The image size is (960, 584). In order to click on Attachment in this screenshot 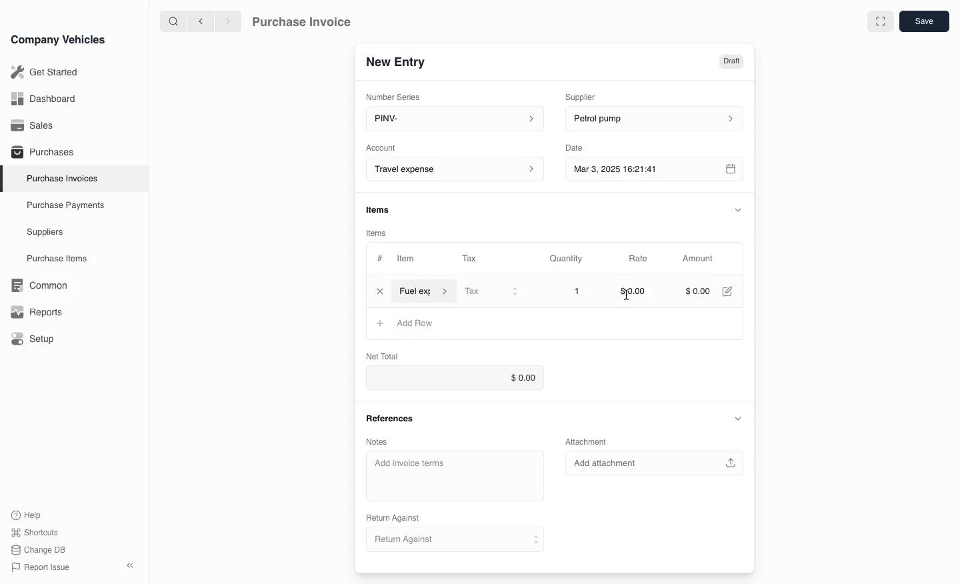, I will do `click(588, 441)`.